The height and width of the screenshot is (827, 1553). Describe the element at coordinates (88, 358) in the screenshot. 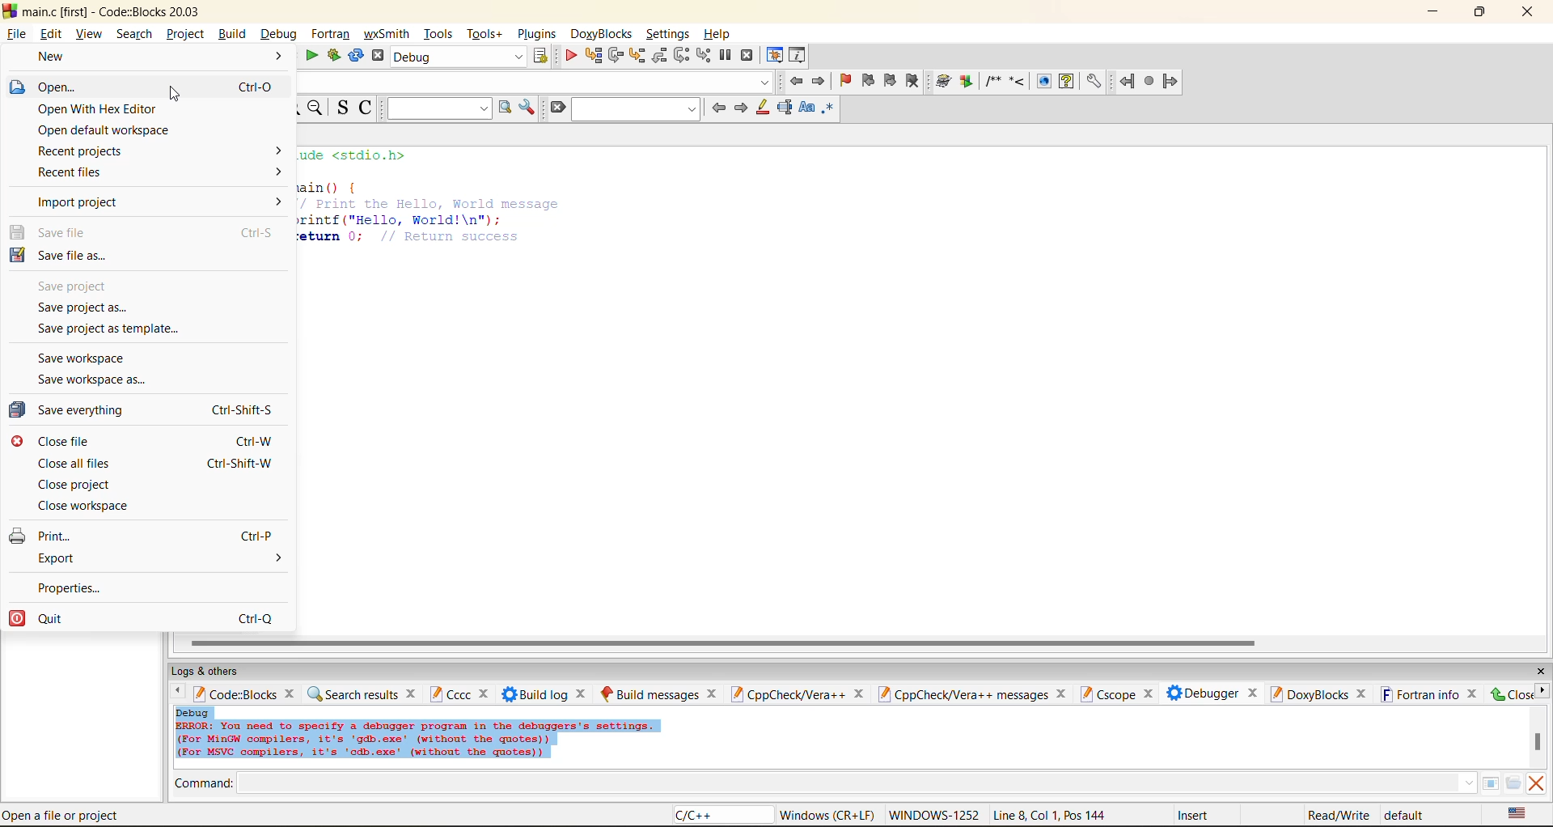

I see `save workspace` at that location.